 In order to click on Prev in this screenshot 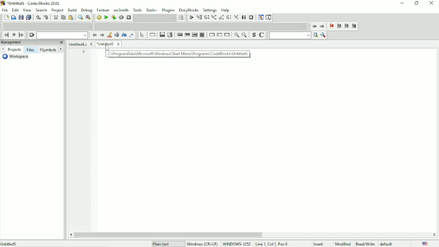, I will do `click(3, 49)`.